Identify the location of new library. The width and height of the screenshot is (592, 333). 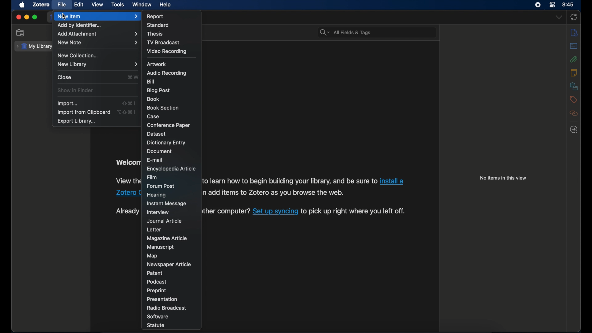
(97, 65).